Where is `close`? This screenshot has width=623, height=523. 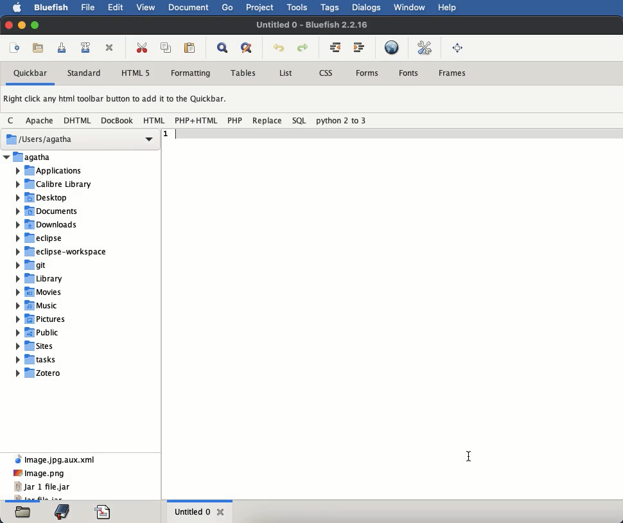 close is located at coordinates (8, 26).